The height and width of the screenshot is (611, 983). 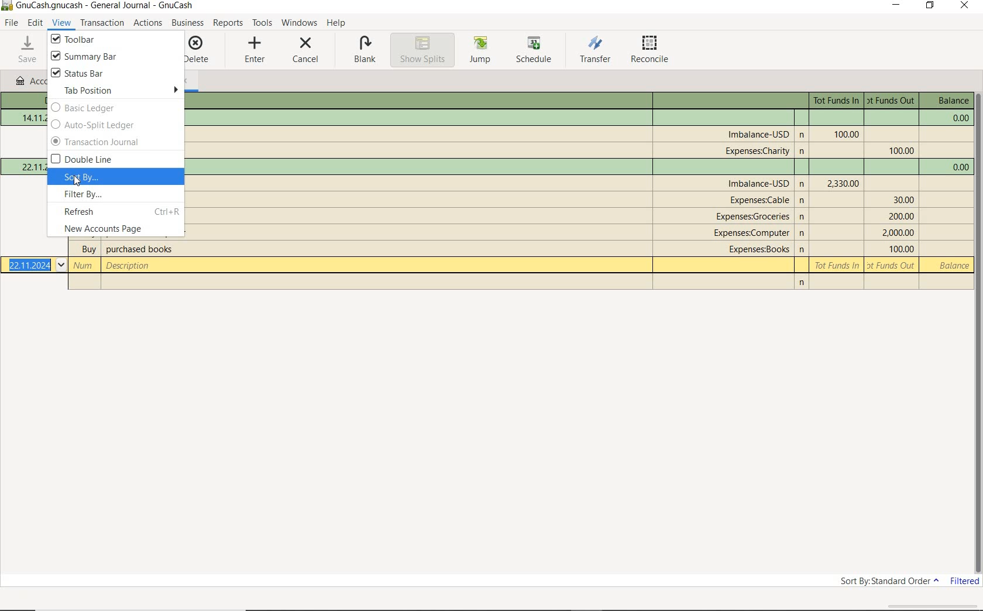 I want to click on ACTIONS, so click(x=148, y=24).